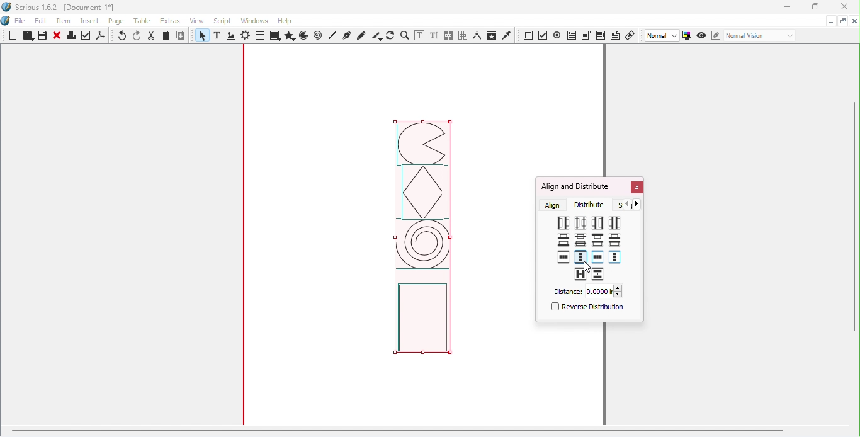  Describe the element at coordinates (20, 21) in the screenshot. I see `File` at that location.